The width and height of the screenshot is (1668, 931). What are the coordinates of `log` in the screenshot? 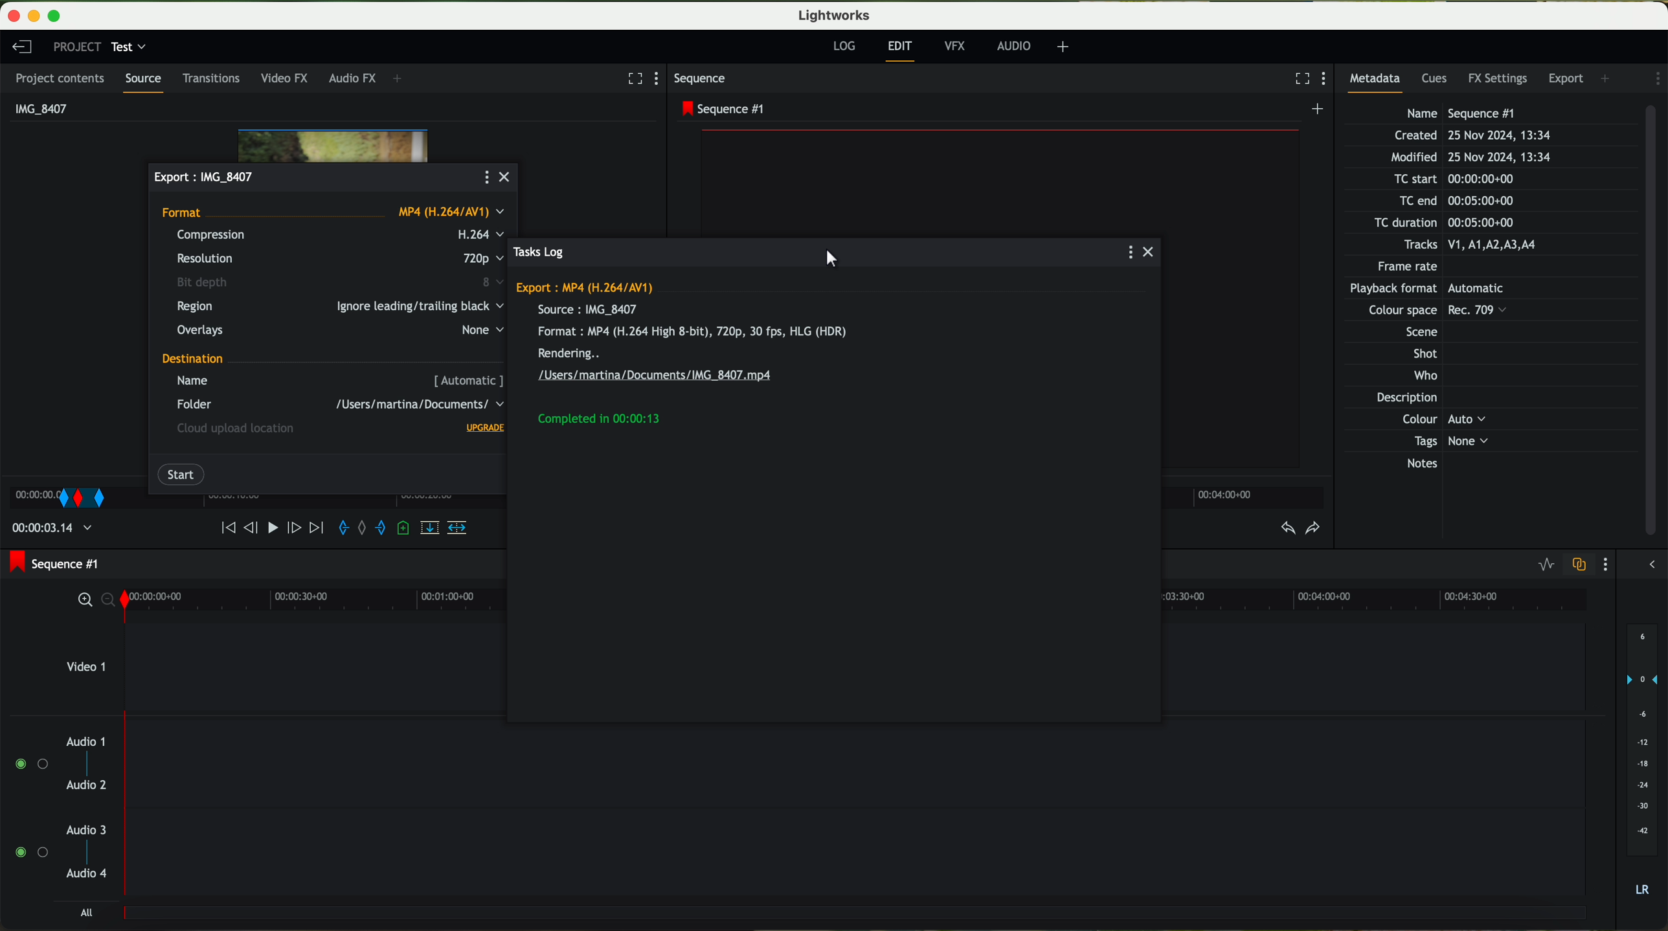 It's located at (846, 47).